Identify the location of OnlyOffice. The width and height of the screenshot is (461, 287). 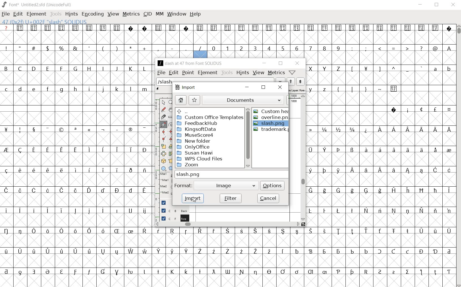
(194, 147).